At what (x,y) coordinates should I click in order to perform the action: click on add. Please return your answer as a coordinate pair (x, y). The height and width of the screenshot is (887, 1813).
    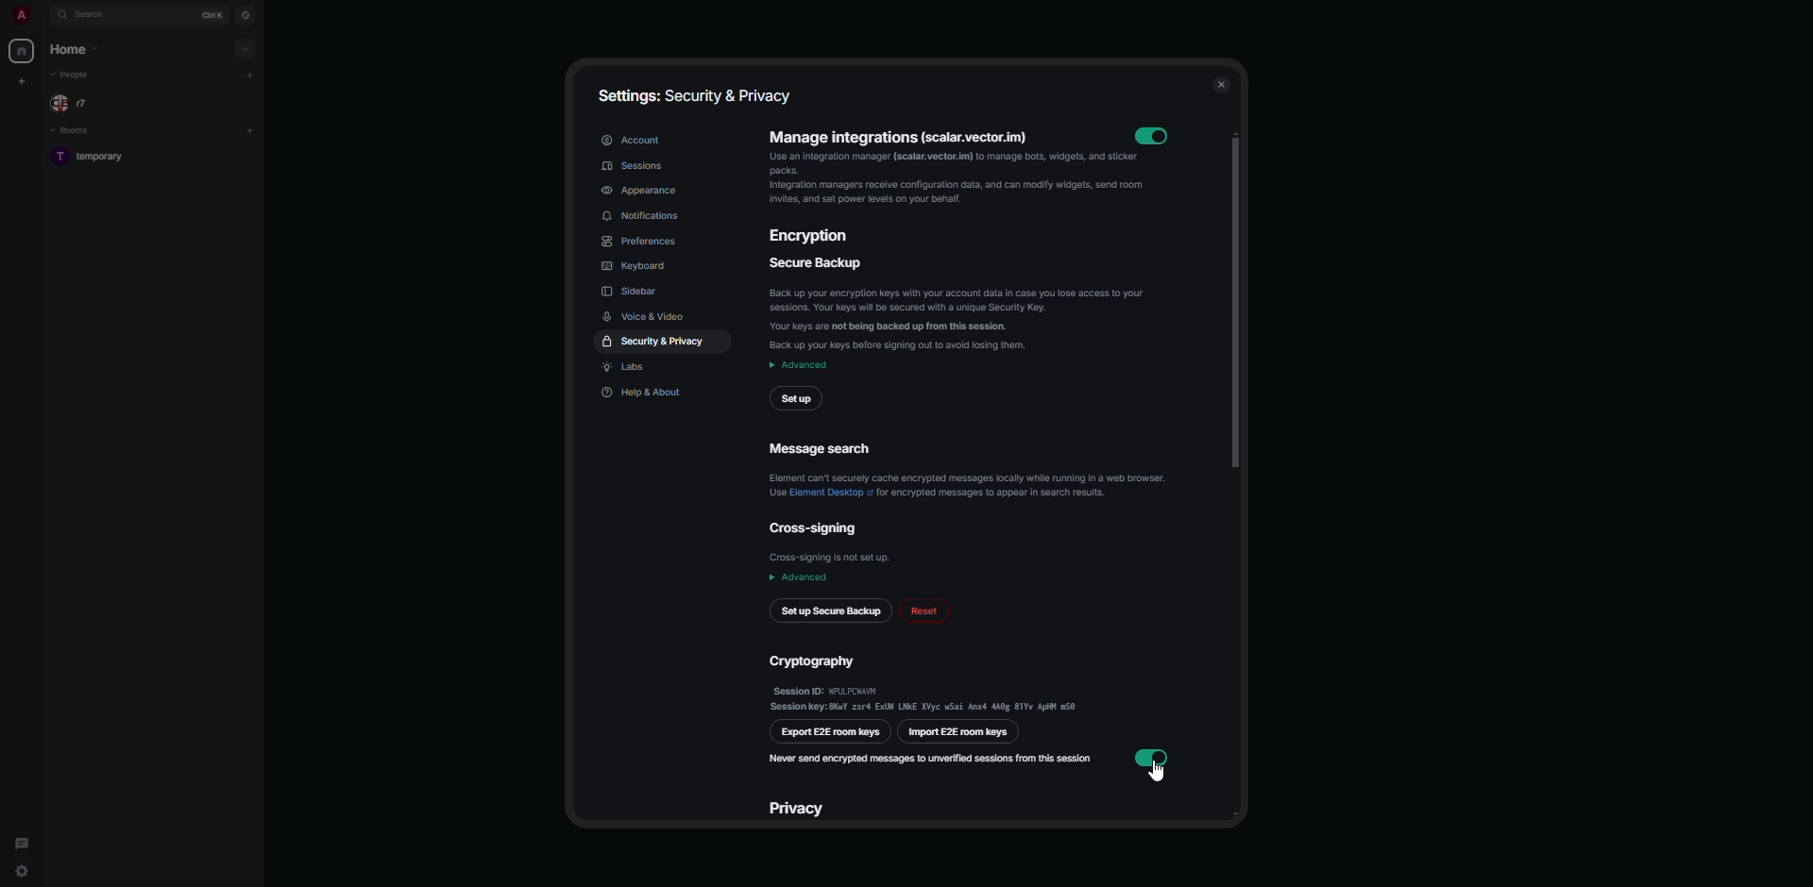
    Looking at the image, I should click on (246, 47).